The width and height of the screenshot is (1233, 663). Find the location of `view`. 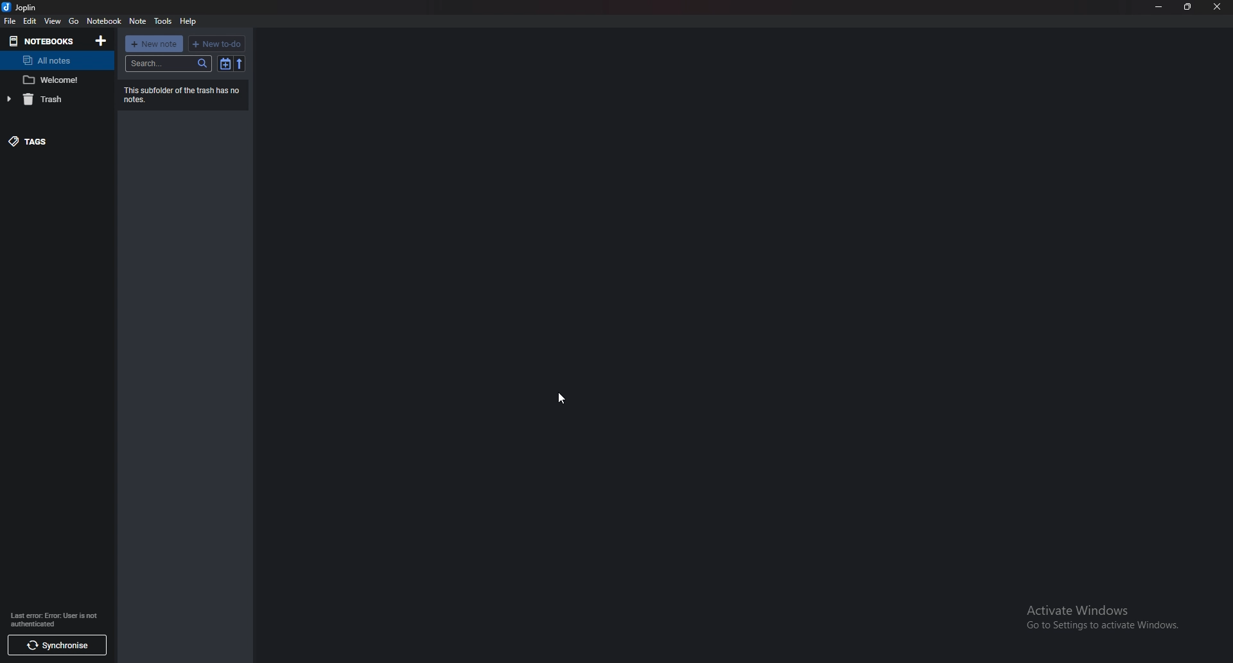

view is located at coordinates (53, 21).